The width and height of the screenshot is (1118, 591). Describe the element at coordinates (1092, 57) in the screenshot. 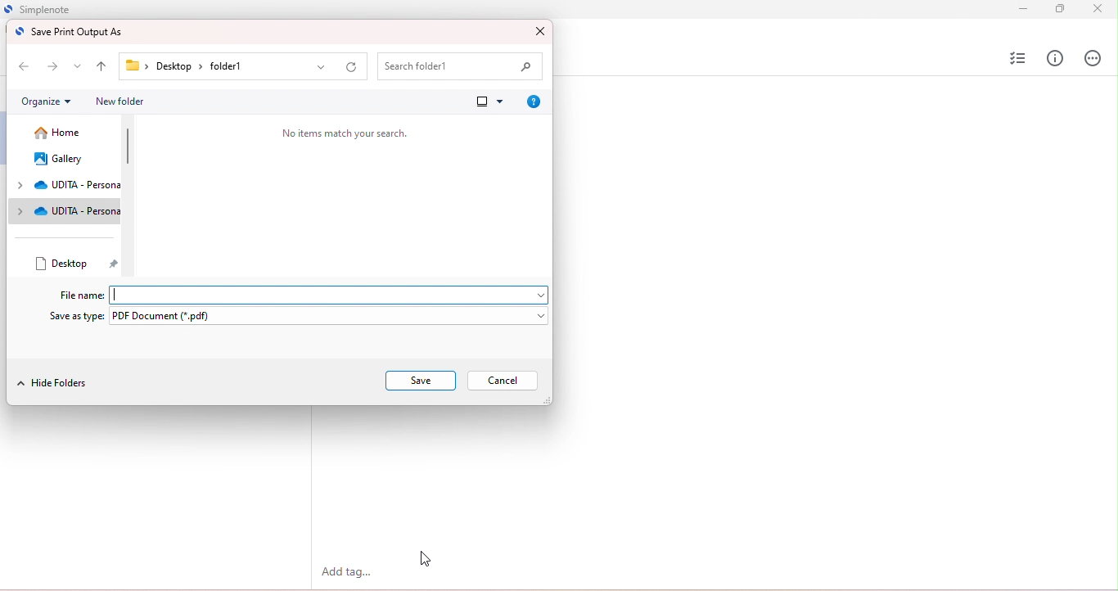

I see `actions` at that location.